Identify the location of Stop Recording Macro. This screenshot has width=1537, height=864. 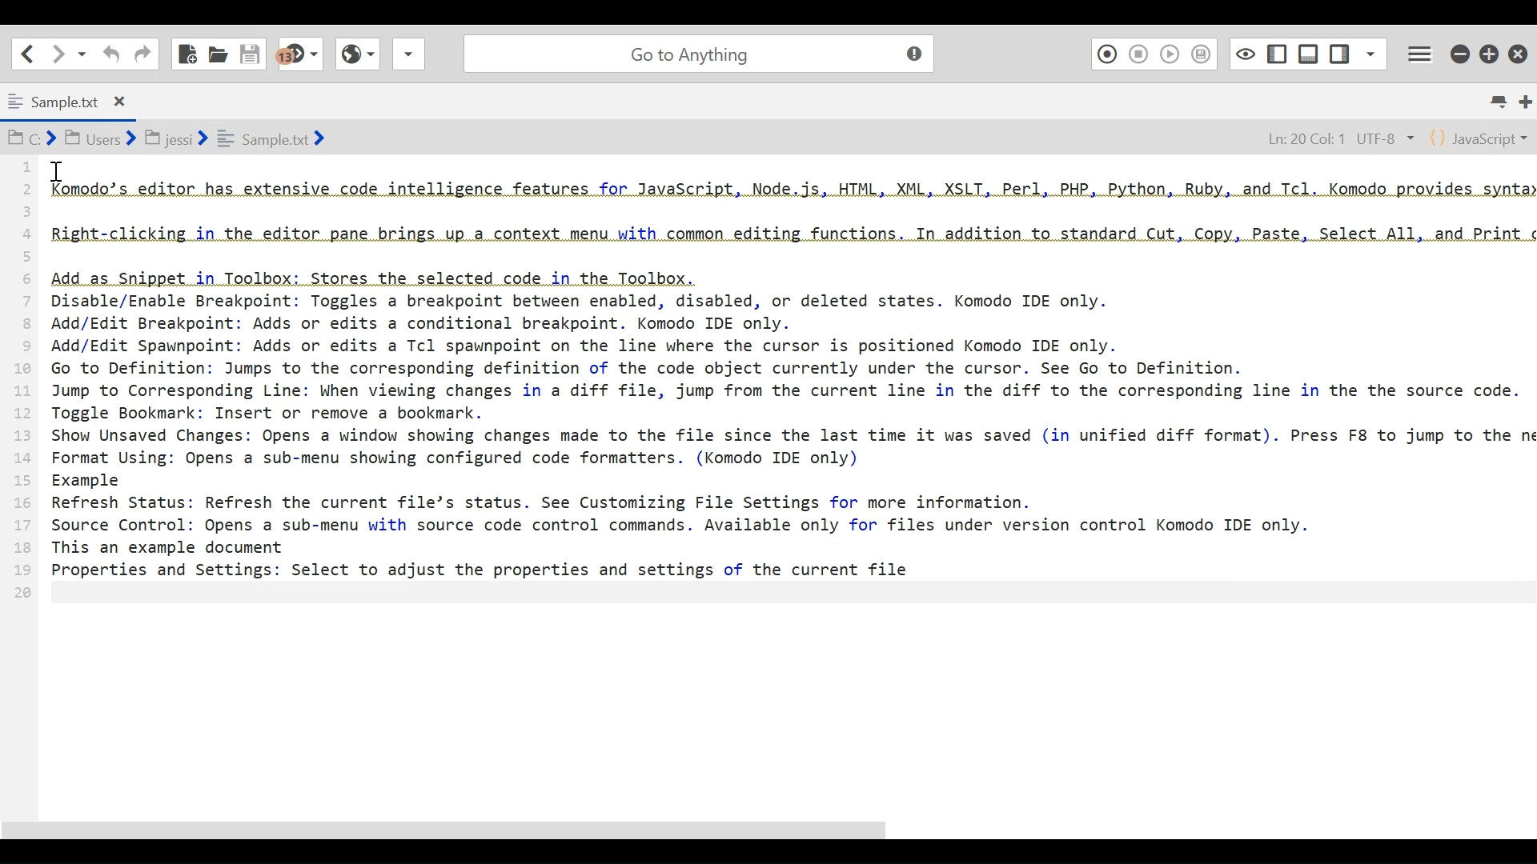
(1139, 54).